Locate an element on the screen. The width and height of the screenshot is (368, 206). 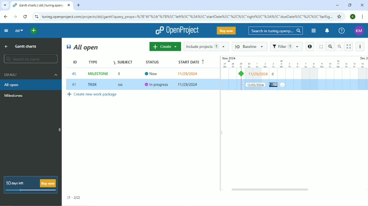
Search by name is located at coordinates (30, 59).